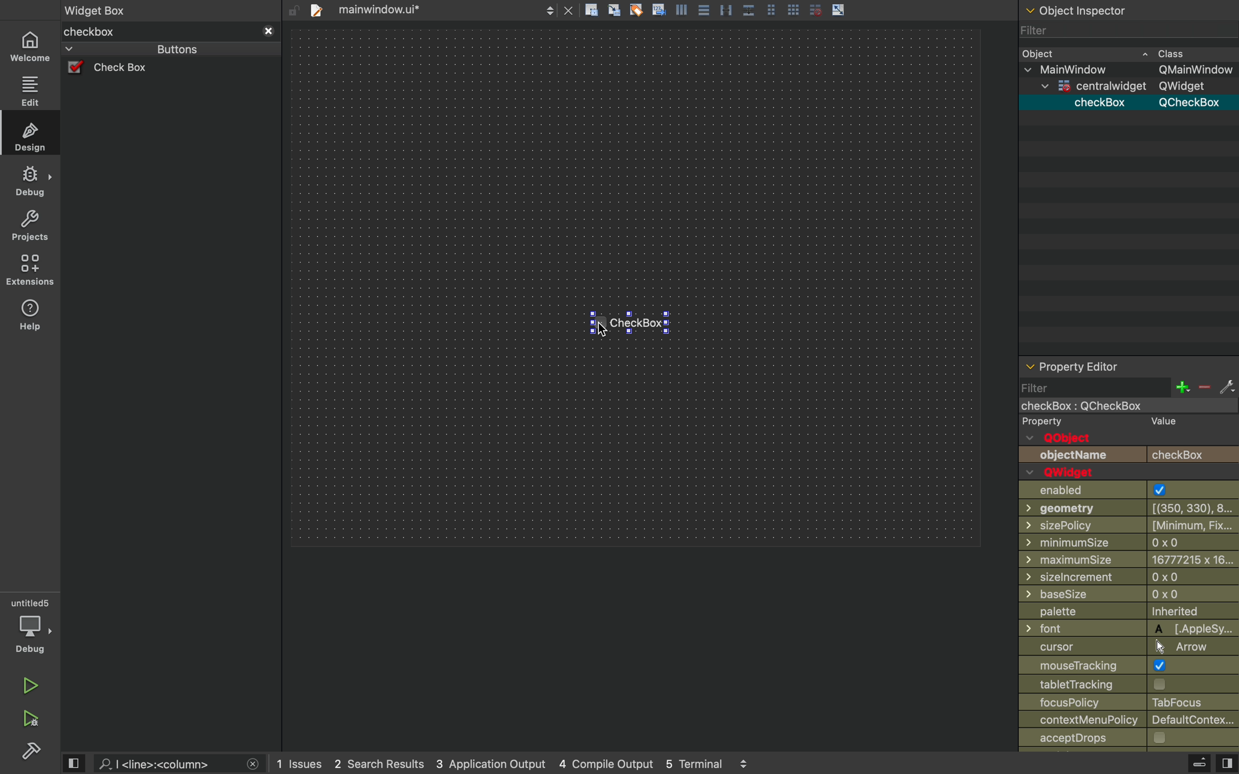 The width and height of the screenshot is (1239, 774). Describe the element at coordinates (31, 45) in the screenshot. I see `home` at that location.